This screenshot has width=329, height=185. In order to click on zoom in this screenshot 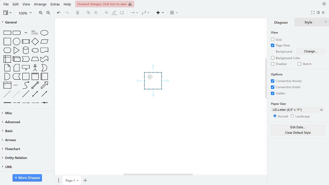, I will do `click(24, 13)`.